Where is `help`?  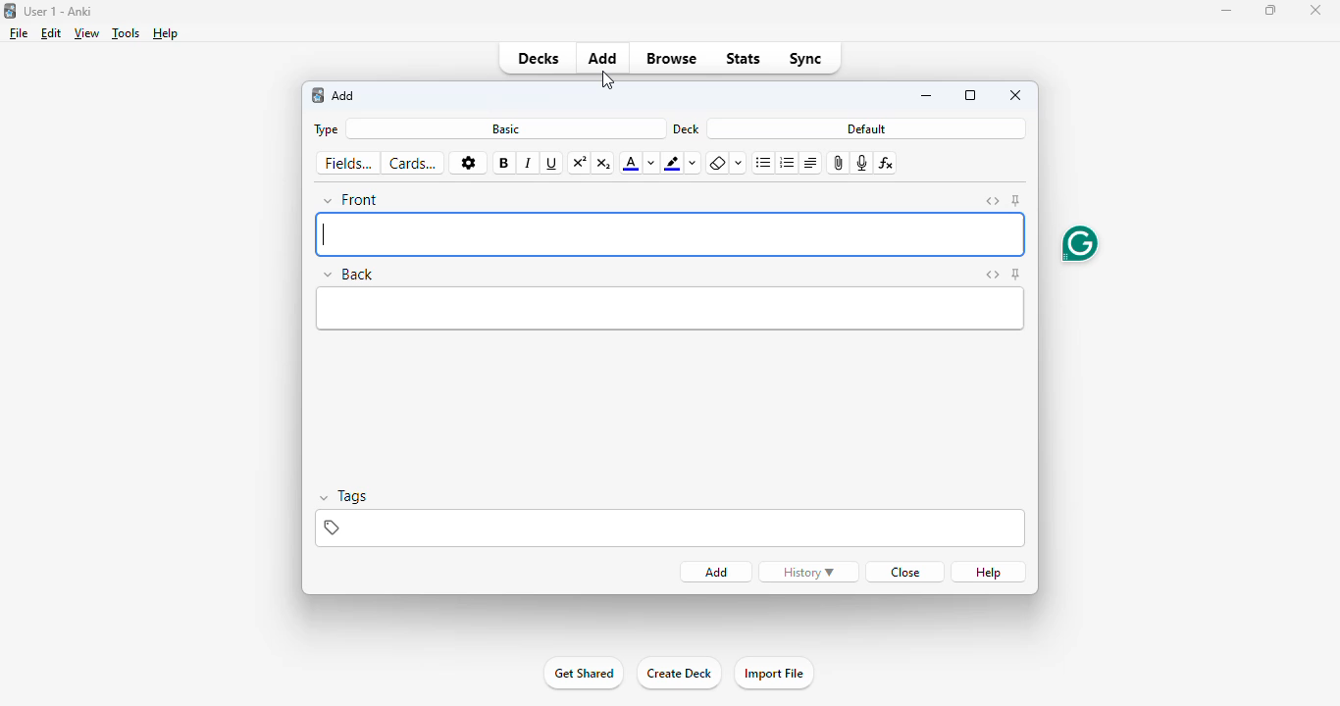 help is located at coordinates (990, 572).